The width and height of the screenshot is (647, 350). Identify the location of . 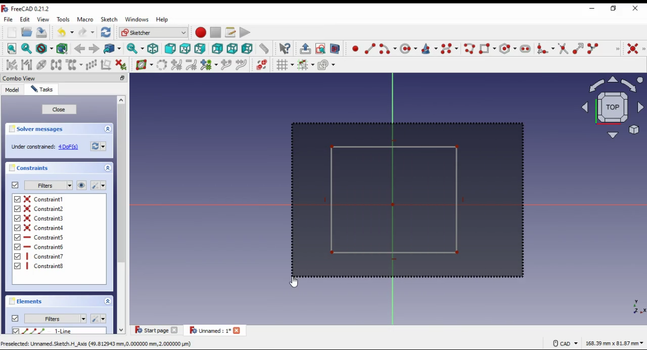
(135, 49).